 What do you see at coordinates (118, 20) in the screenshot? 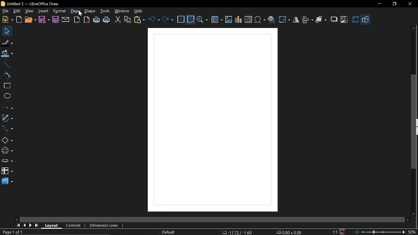
I see `Cut ` at bounding box center [118, 20].